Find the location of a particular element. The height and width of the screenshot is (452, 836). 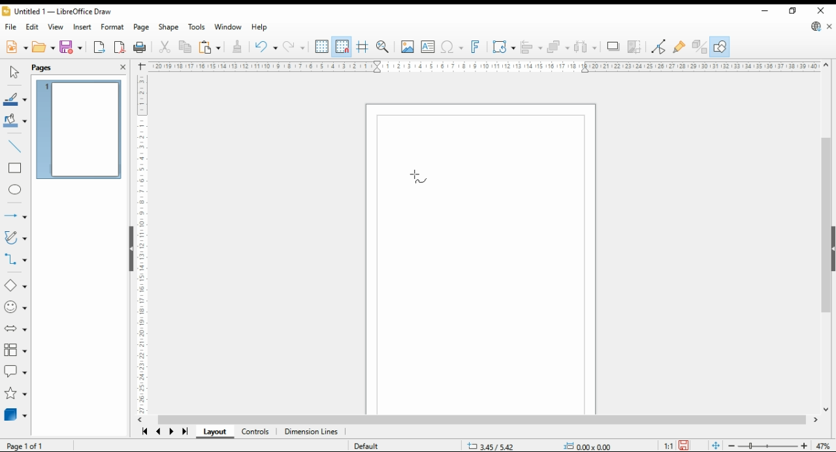

window is located at coordinates (228, 27).